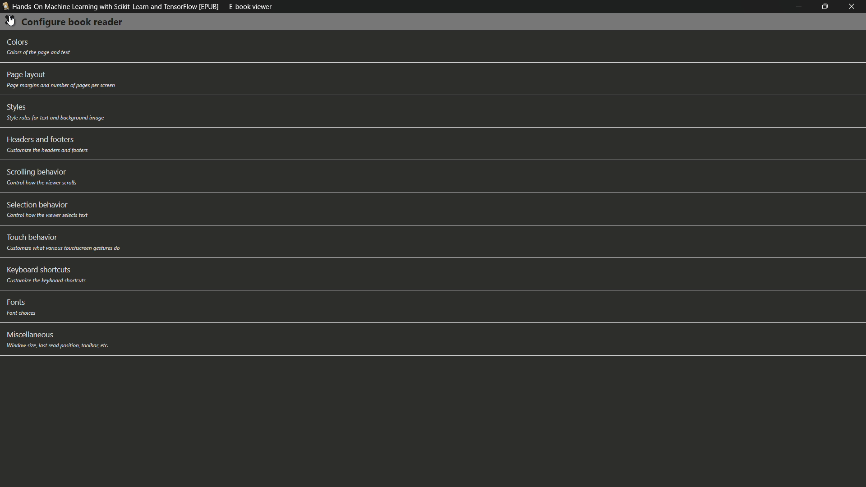 This screenshot has width=866, height=487. Describe the element at coordinates (64, 249) in the screenshot. I see `text` at that location.